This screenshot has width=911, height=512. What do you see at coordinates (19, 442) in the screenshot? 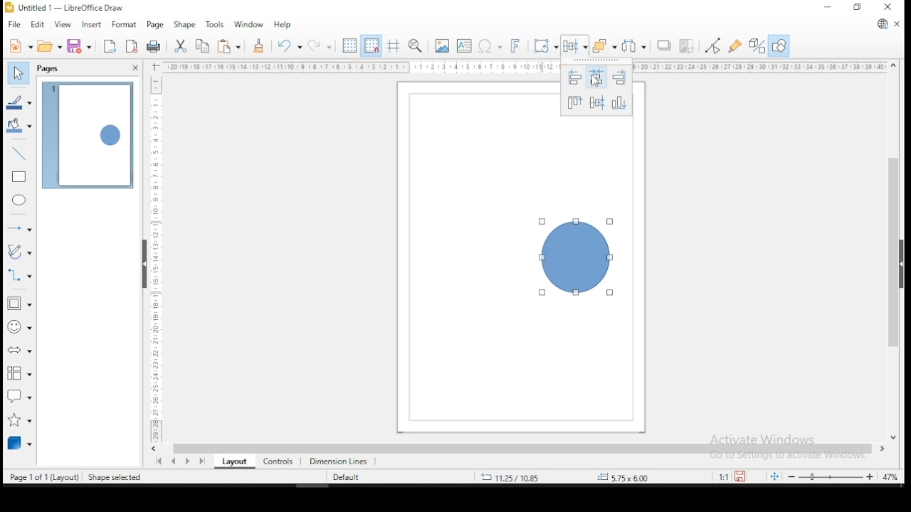
I see `3D objects` at bounding box center [19, 442].